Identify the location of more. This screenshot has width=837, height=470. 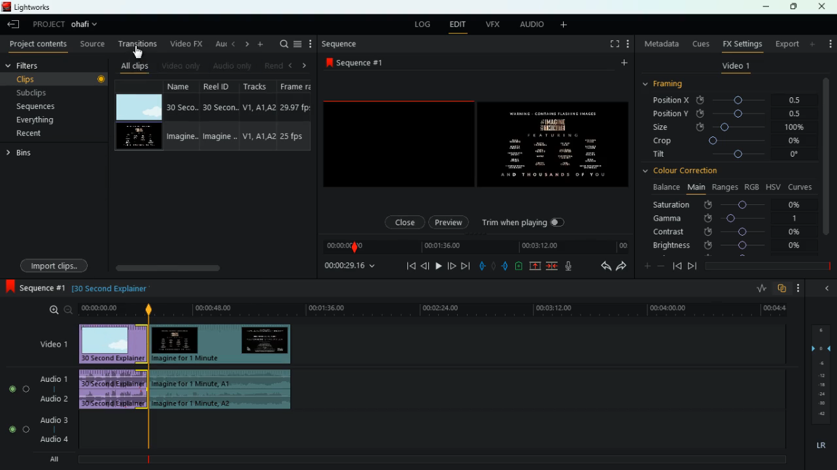
(566, 25).